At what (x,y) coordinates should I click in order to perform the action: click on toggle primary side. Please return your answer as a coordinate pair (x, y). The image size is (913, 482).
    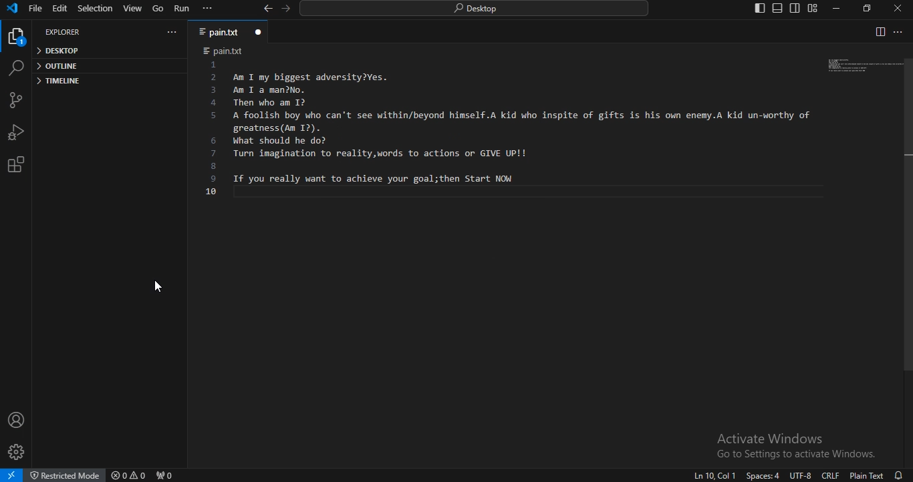
    Looking at the image, I should click on (761, 9).